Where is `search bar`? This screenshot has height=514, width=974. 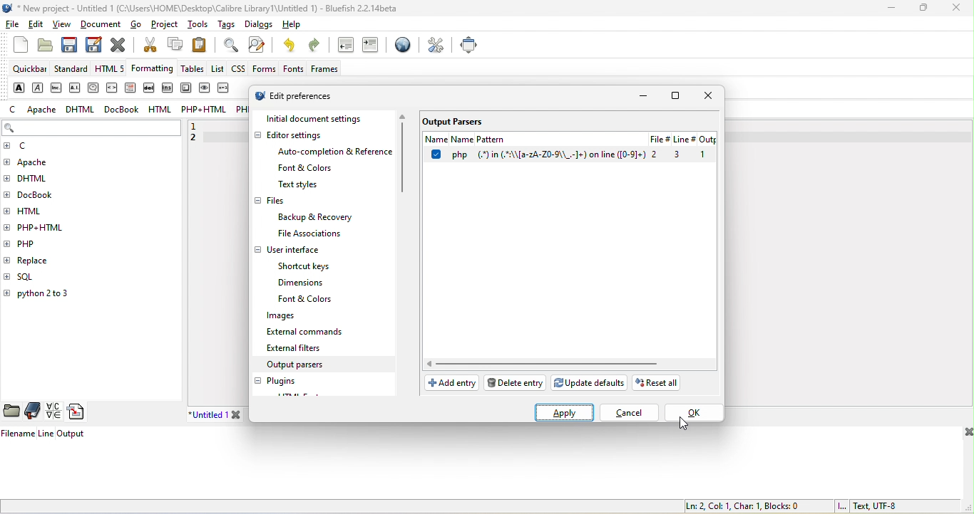
search bar is located at coordinates (91, 129).